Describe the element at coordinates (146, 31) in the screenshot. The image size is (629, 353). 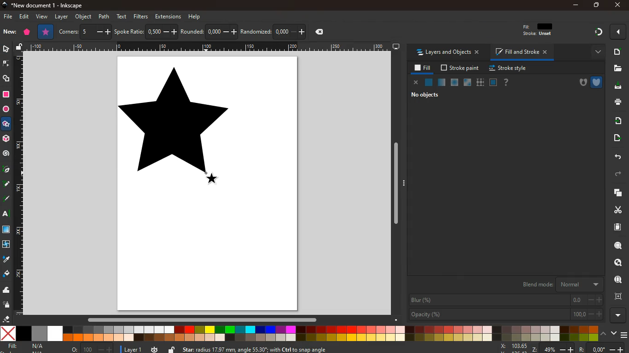
I see `spoke ratio` at that location.